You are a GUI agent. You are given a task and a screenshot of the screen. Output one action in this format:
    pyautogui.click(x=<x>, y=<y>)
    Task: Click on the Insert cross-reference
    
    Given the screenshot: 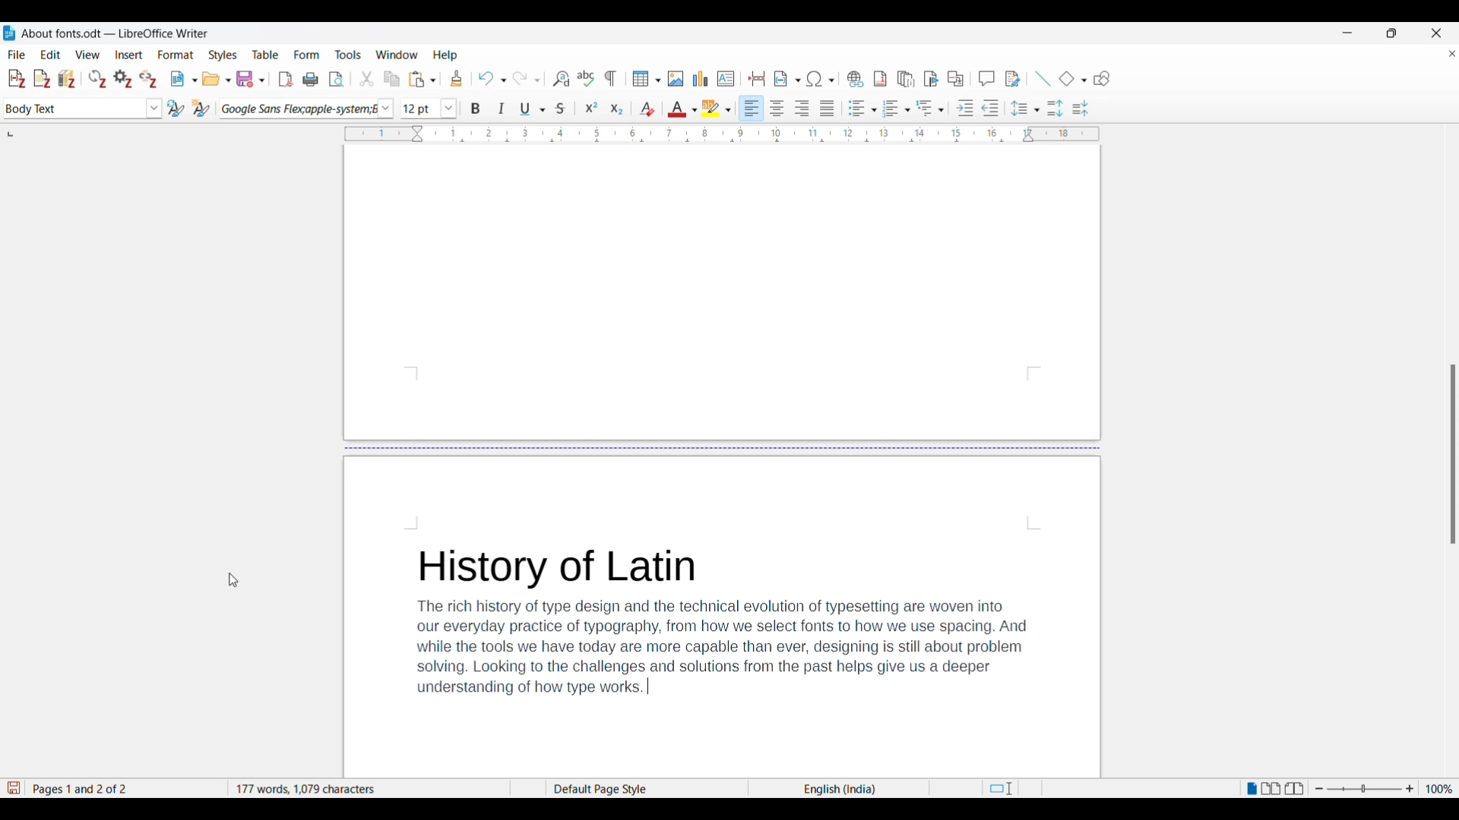 What is the action you would take?
    pyautogui.click(x=955, y=79)
    